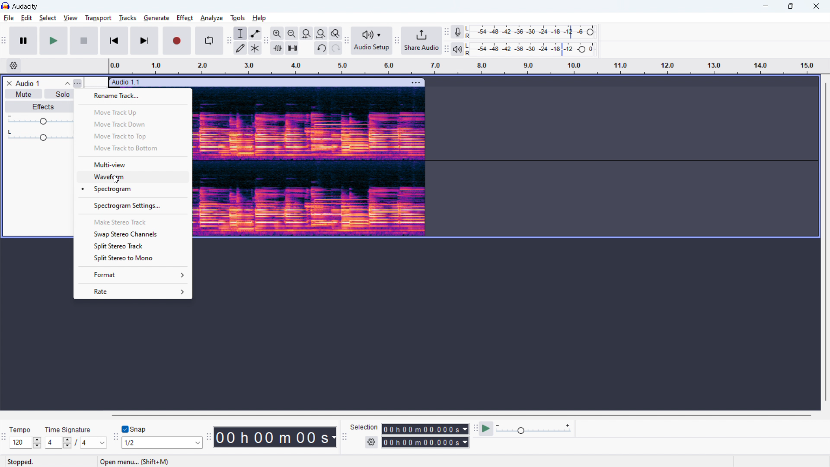  Describe the element at coordinates (134, 205) in the screenshot. I see `spectogram settings` at that location.